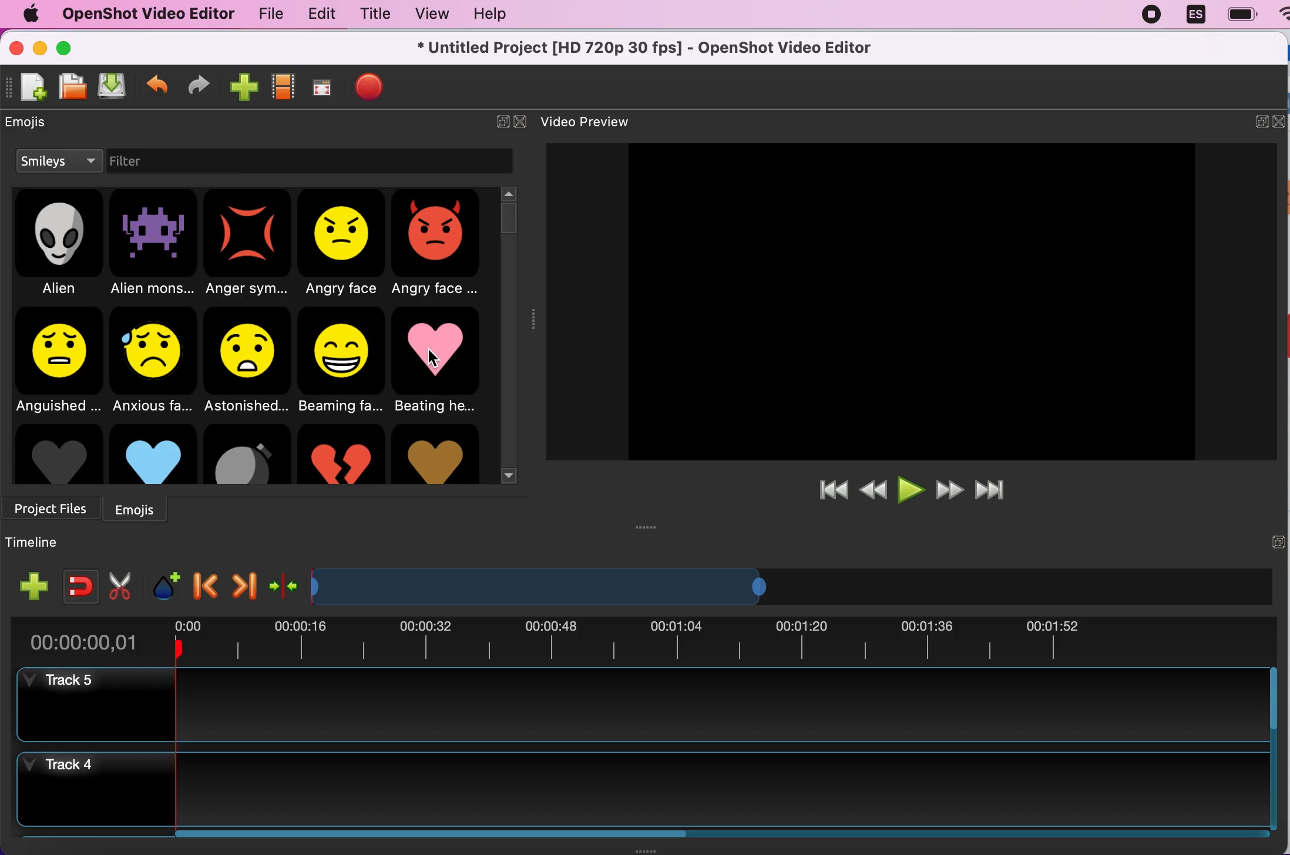 The width and height of the screenshot is (1290, 855). I want to click on beating heart, so click(442, 363).